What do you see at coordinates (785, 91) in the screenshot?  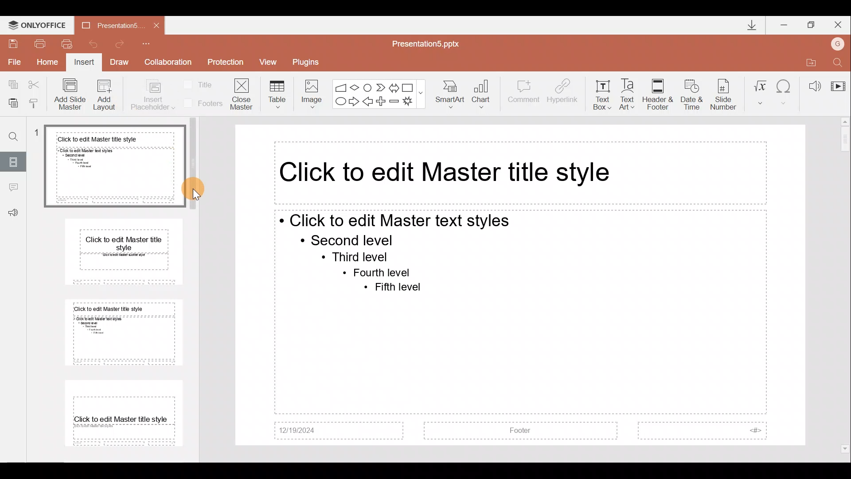 I see `Symbol` at bounding box center [785, 91].